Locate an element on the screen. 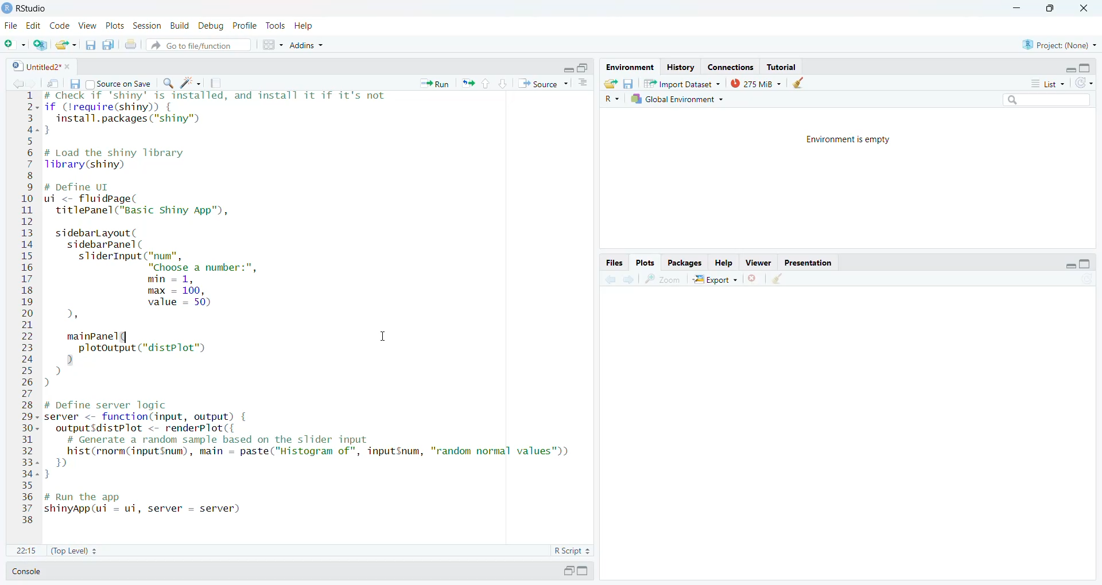  save is located at coordinates (74, 84).